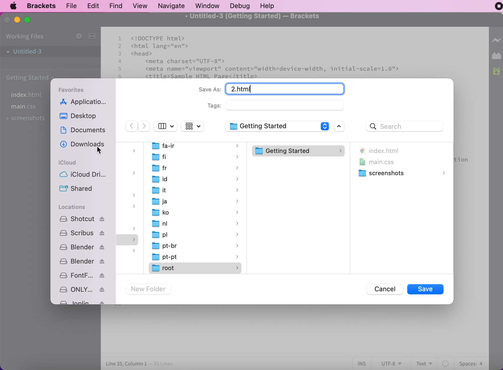 This screenshot has height=370, width=503. Describe the element at coordinates (29, 95) in the screenshot. I see `file index.html` at that location.